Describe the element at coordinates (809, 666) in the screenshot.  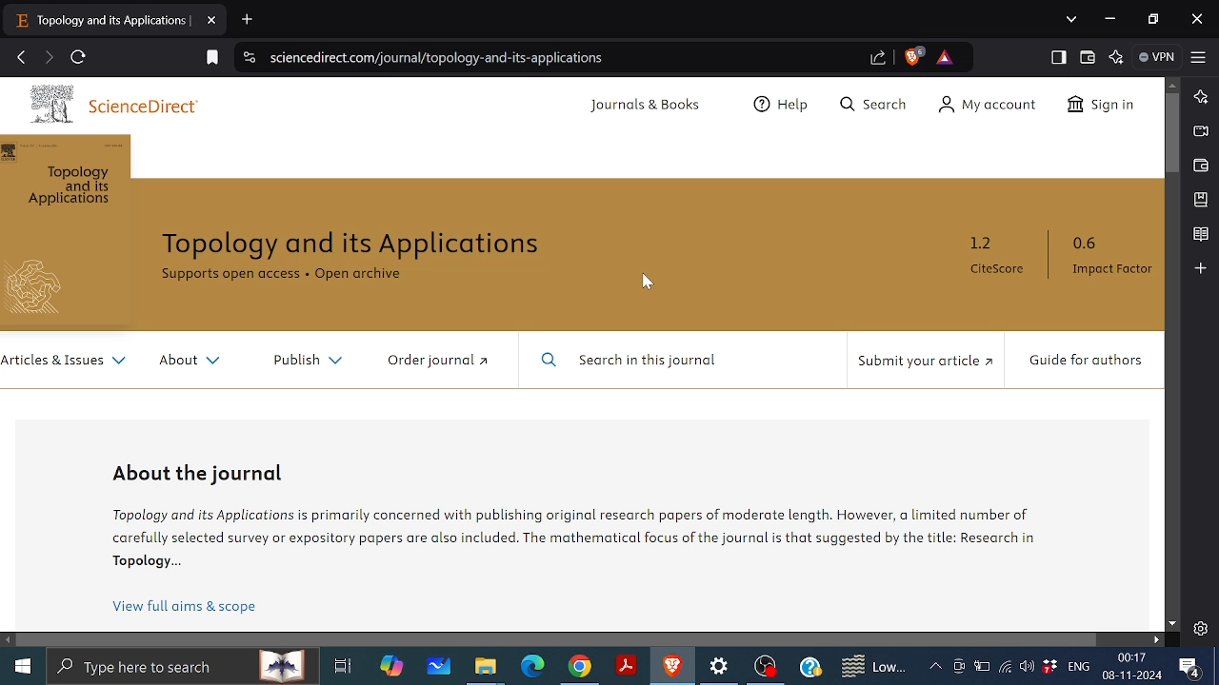
I see `Help` at that location.